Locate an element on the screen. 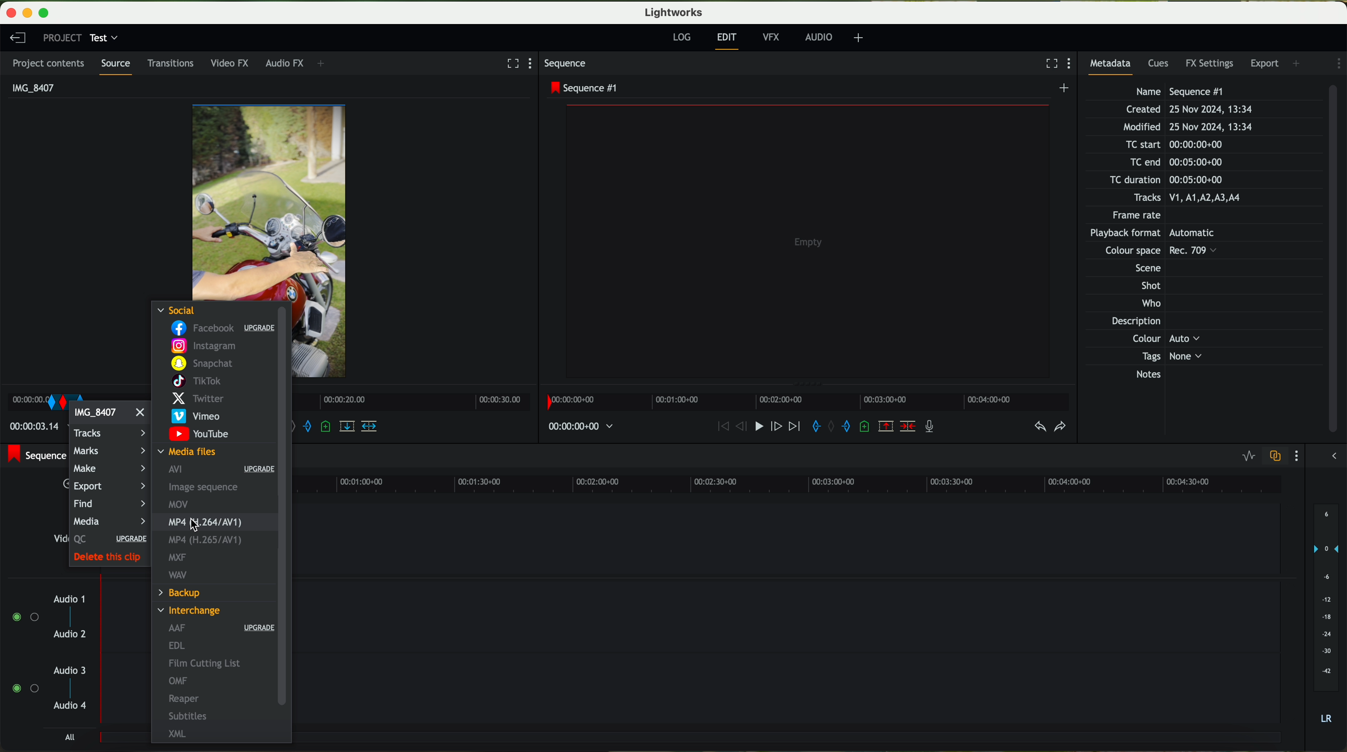  FX settings is located at coordinates (1211, 62).